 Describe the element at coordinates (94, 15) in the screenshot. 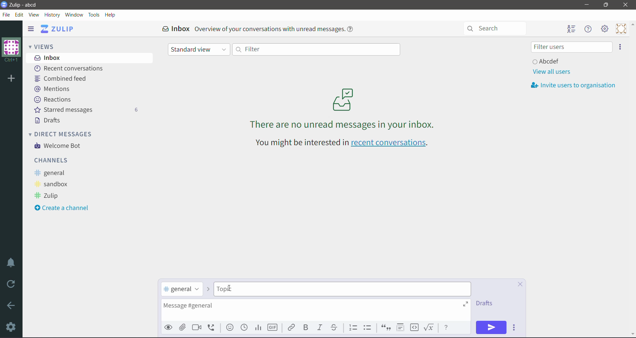

I see `Tools` at that location.